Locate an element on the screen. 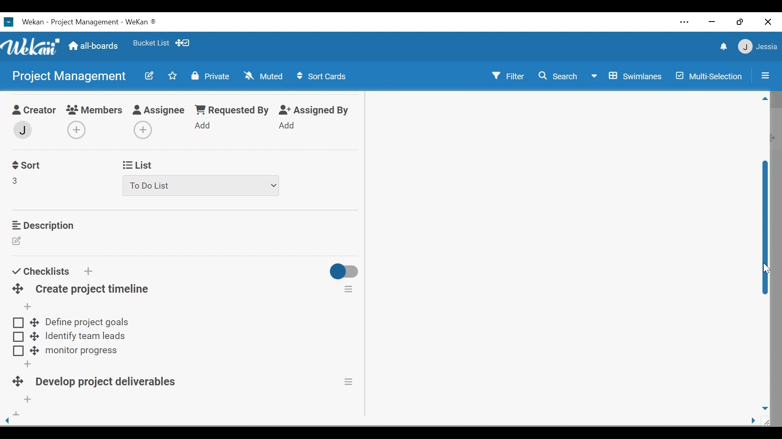 The width and height of the screenshot is (782, 439). Vertical scroll bar is located at coordinates (766, 229).